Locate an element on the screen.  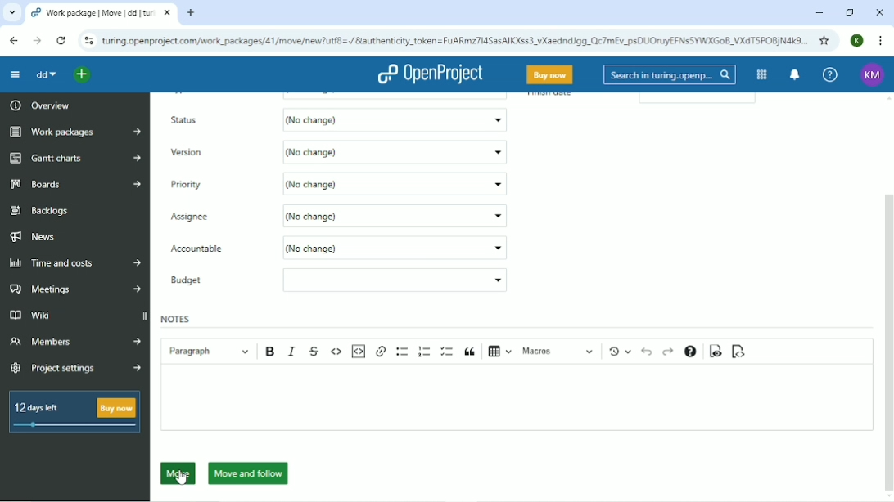
Empty box is located at coordinates (403, 283).